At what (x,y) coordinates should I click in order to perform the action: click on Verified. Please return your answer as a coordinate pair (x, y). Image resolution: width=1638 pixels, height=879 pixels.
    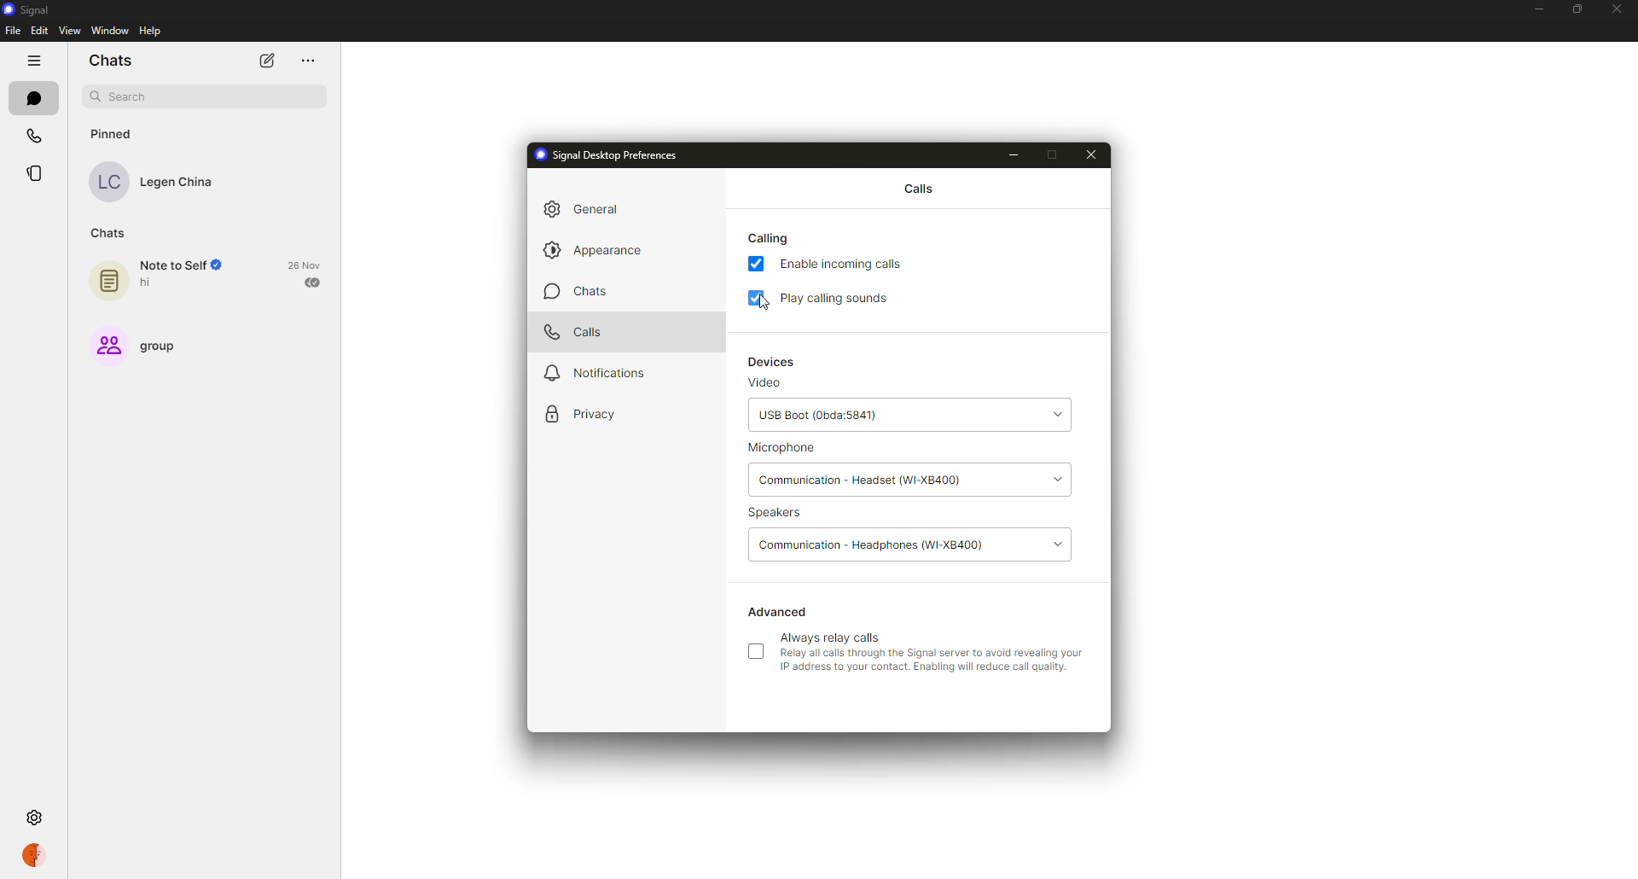
    Looking at the image, I should click on (223, 266).